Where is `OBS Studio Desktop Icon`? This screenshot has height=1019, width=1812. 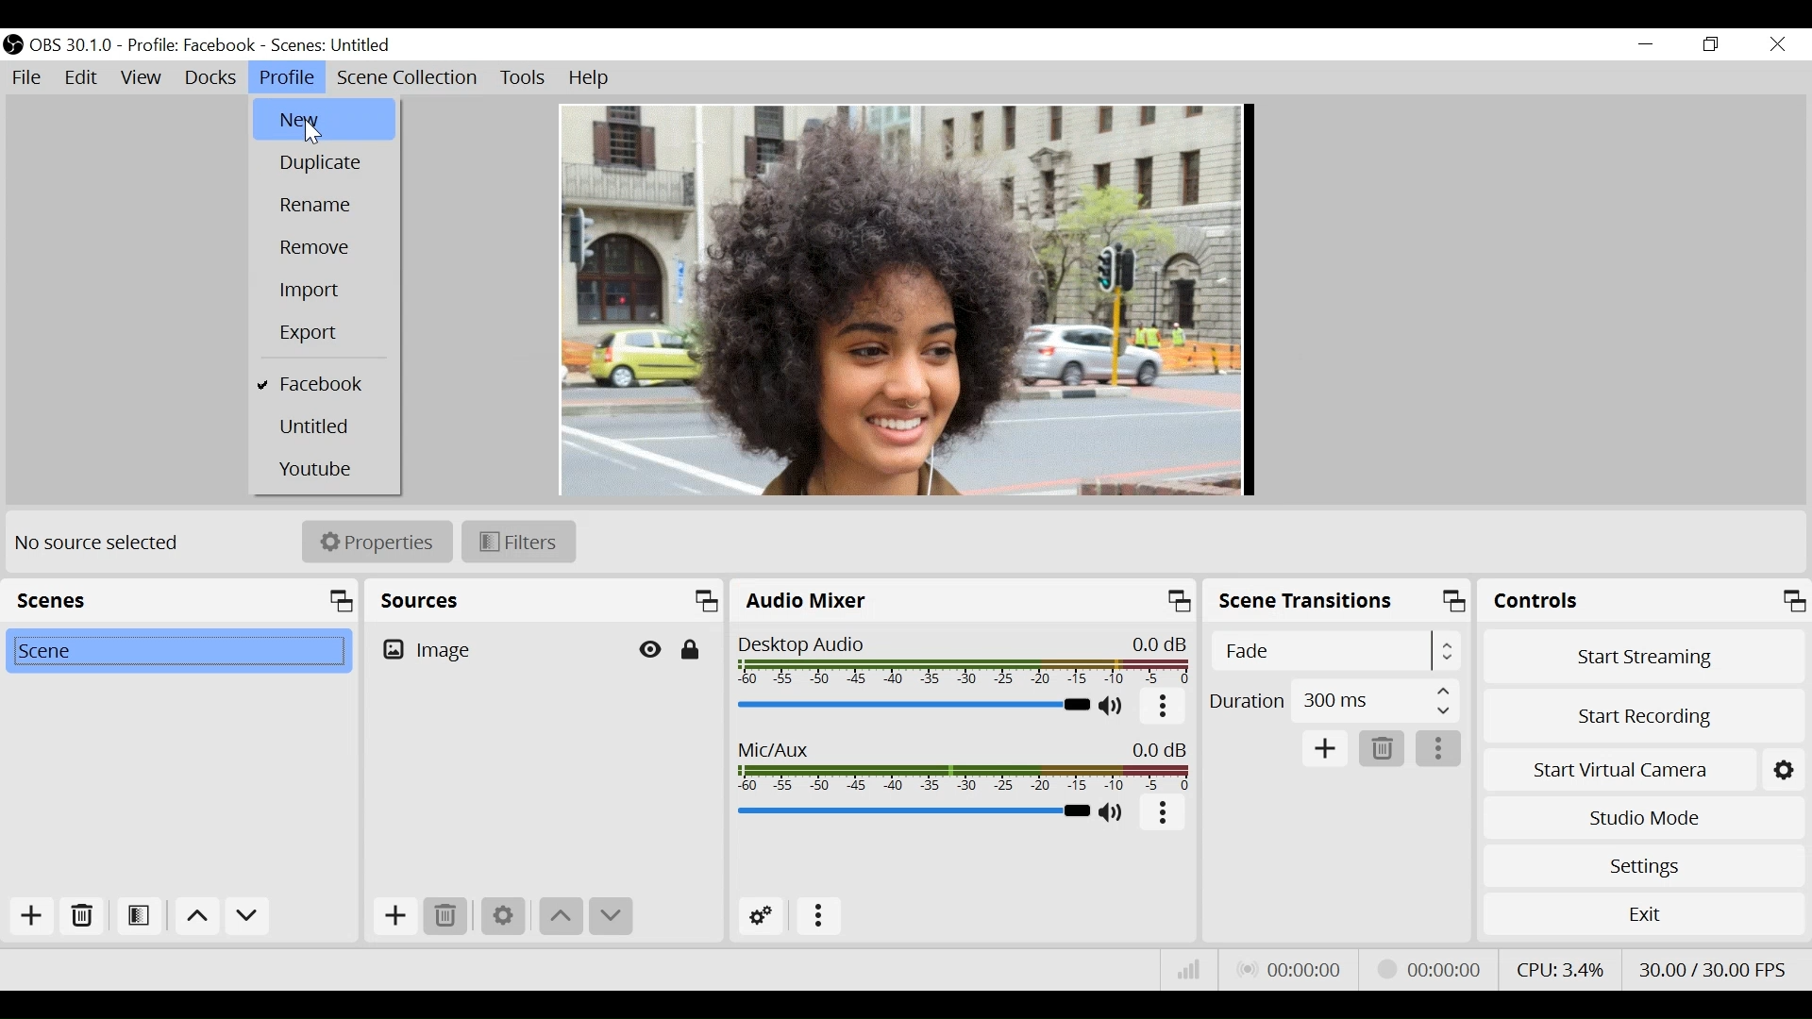
OBS Studio Desktop Icon is located at coordinates (14, 43).